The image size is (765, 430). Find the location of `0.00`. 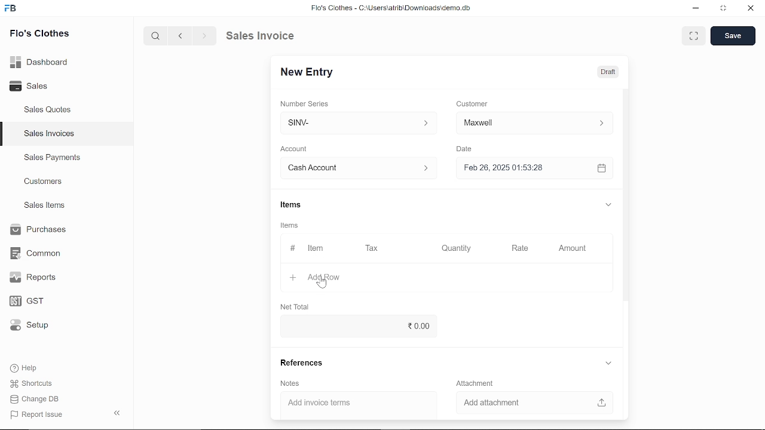

0.00 is located at coordinates (356, 325).